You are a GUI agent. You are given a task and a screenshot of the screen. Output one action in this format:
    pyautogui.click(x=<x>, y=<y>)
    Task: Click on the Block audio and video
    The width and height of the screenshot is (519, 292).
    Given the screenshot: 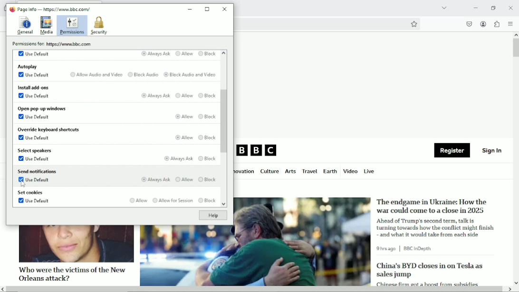 What is the action you would take?
    pyautogui.click(x=190, y=75)
    